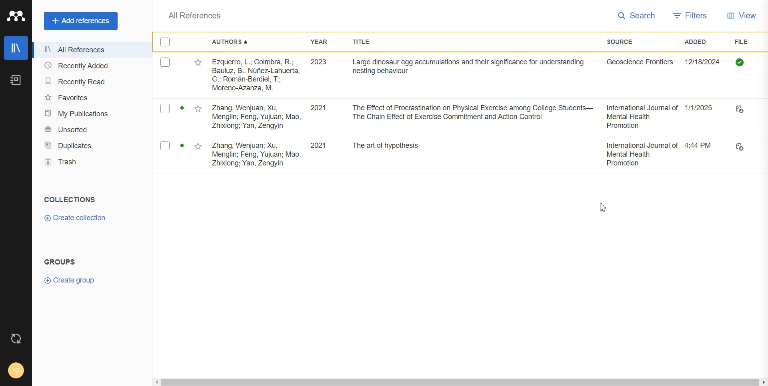 This screenshot has width=768, height=386. What do you see at coordinates (324, 42) in the screenshot?
I see `Year` at bounding box center [324, 42].